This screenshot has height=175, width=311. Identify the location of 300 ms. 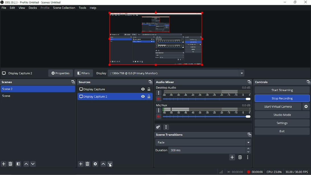
(186, 150).